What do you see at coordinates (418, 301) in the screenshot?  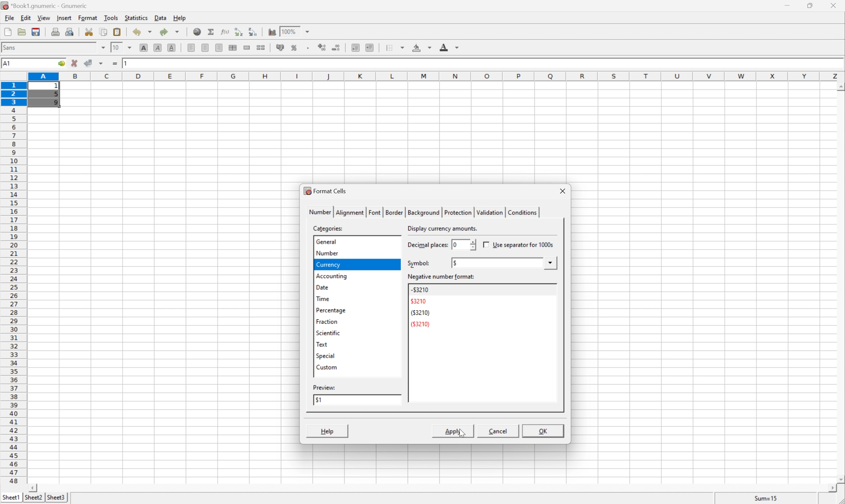 I see `3210` at bounding box center [418, 301].